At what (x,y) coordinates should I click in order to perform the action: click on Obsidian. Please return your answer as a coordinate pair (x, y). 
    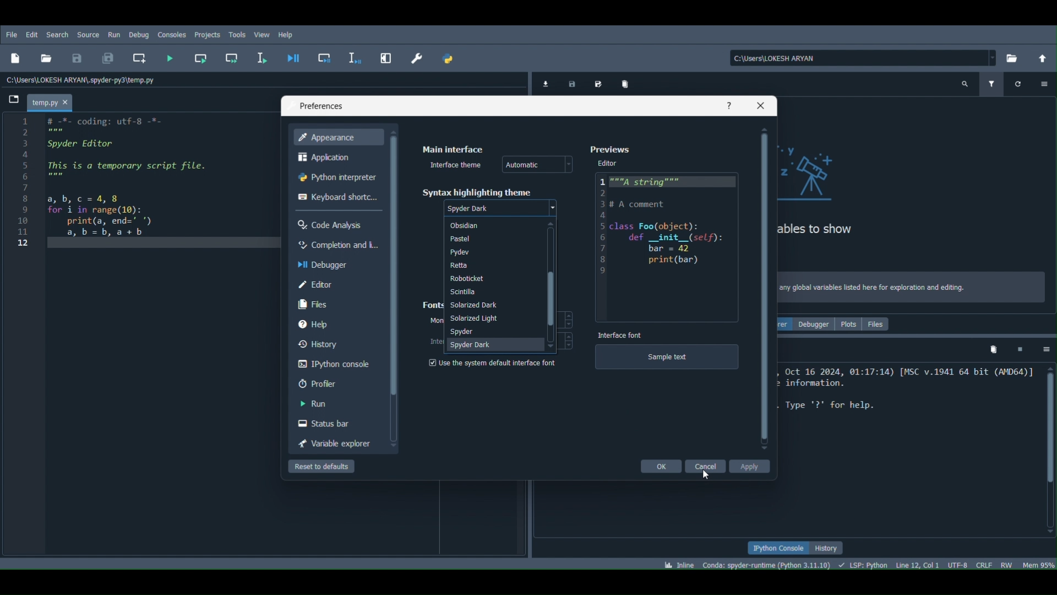
    Looking at the image, I should click on (492, 225).